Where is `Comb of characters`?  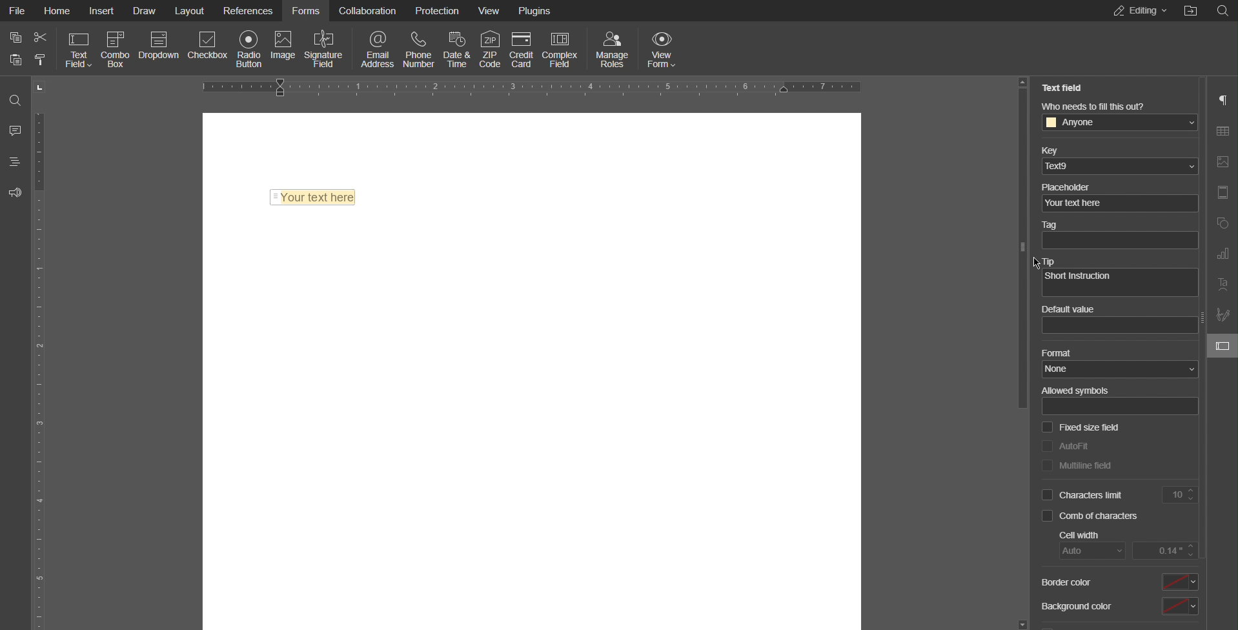 Comb of characters is located at coordinates (1103, 517).